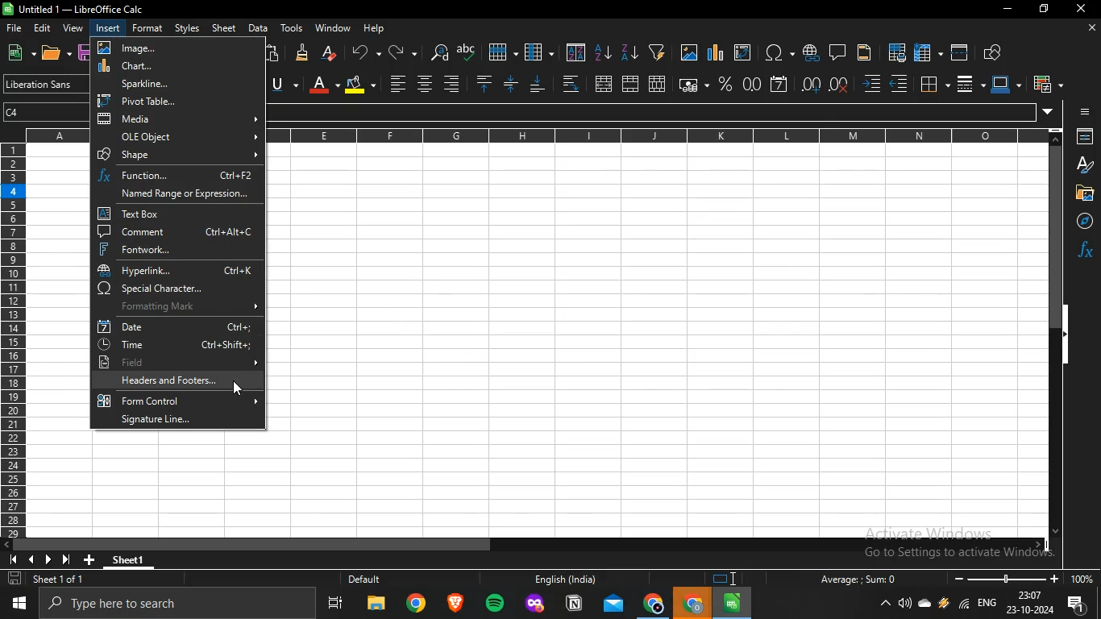  What do you see at coordinates (526, 545) in the screenshot?
I see `scrollbar` at bounding box center [526, 545].